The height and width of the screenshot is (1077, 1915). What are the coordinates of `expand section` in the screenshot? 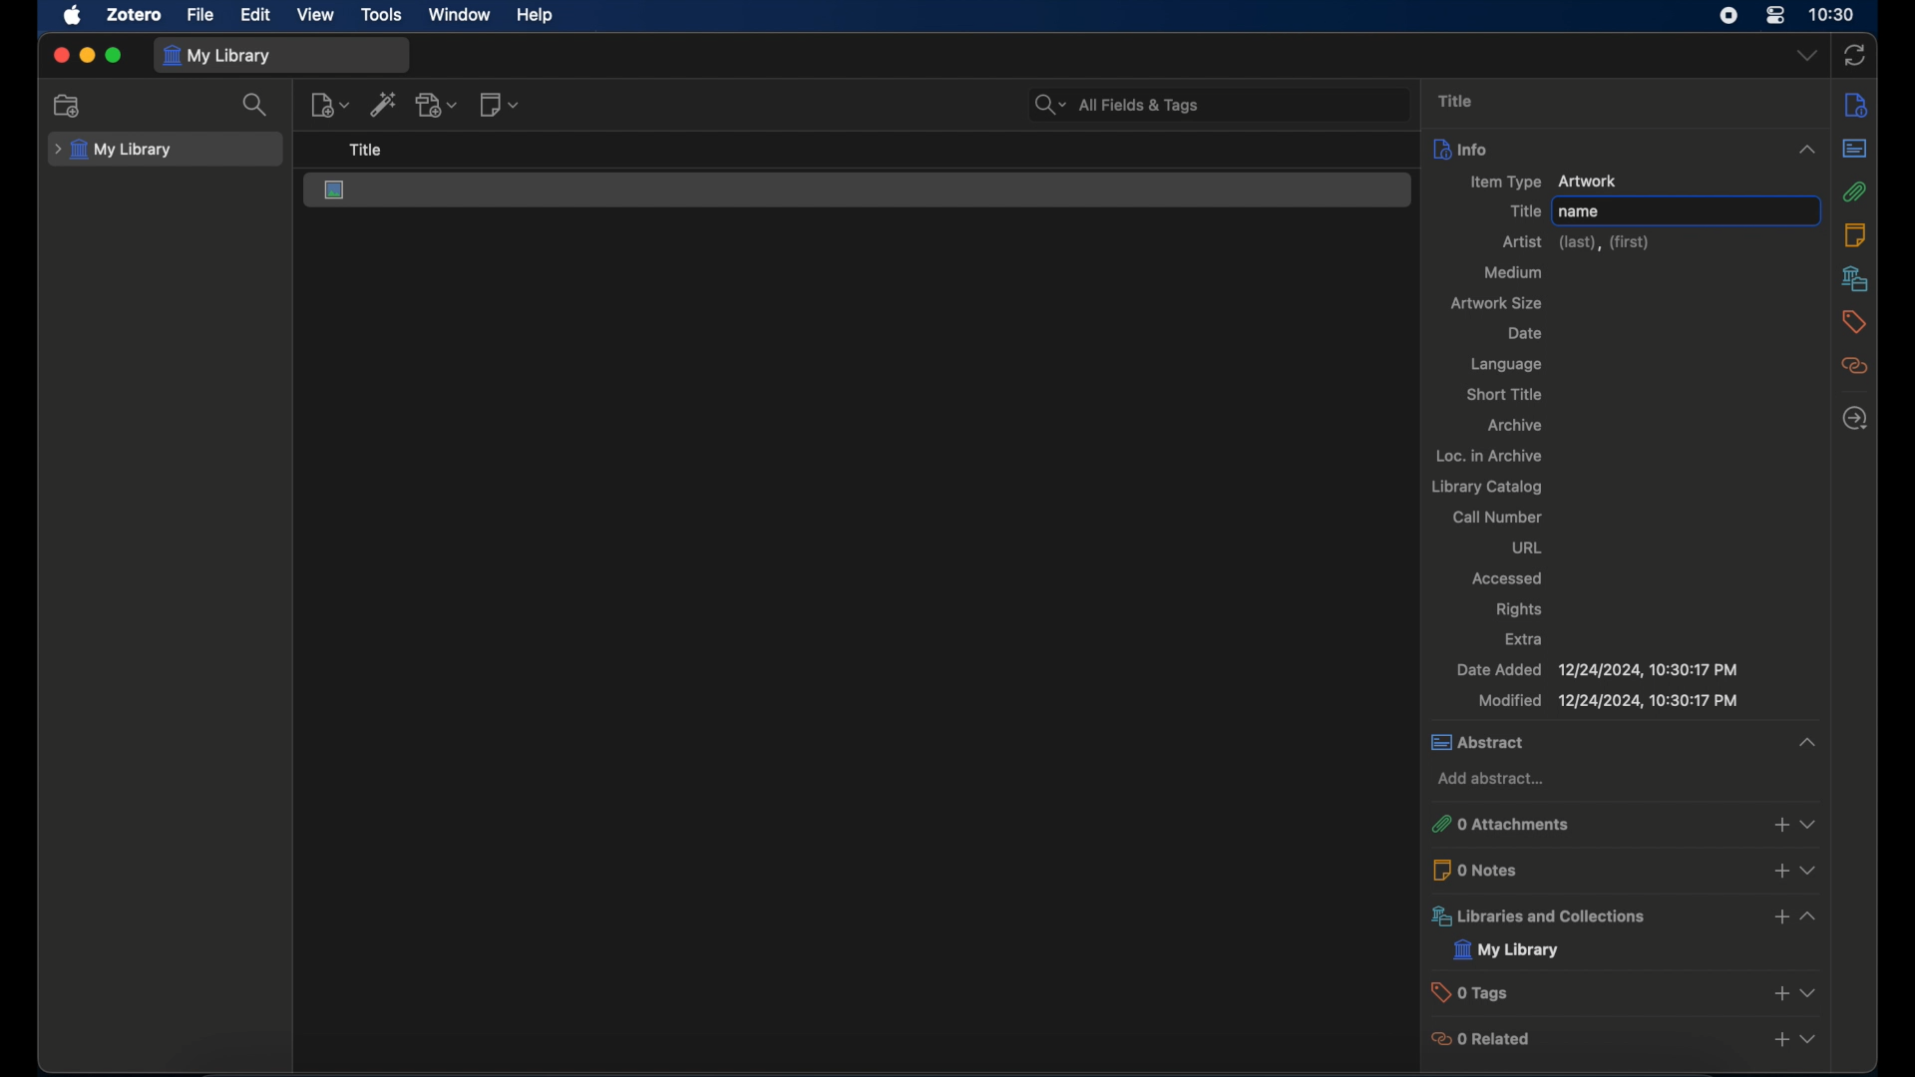 It's located at (1819, 993).